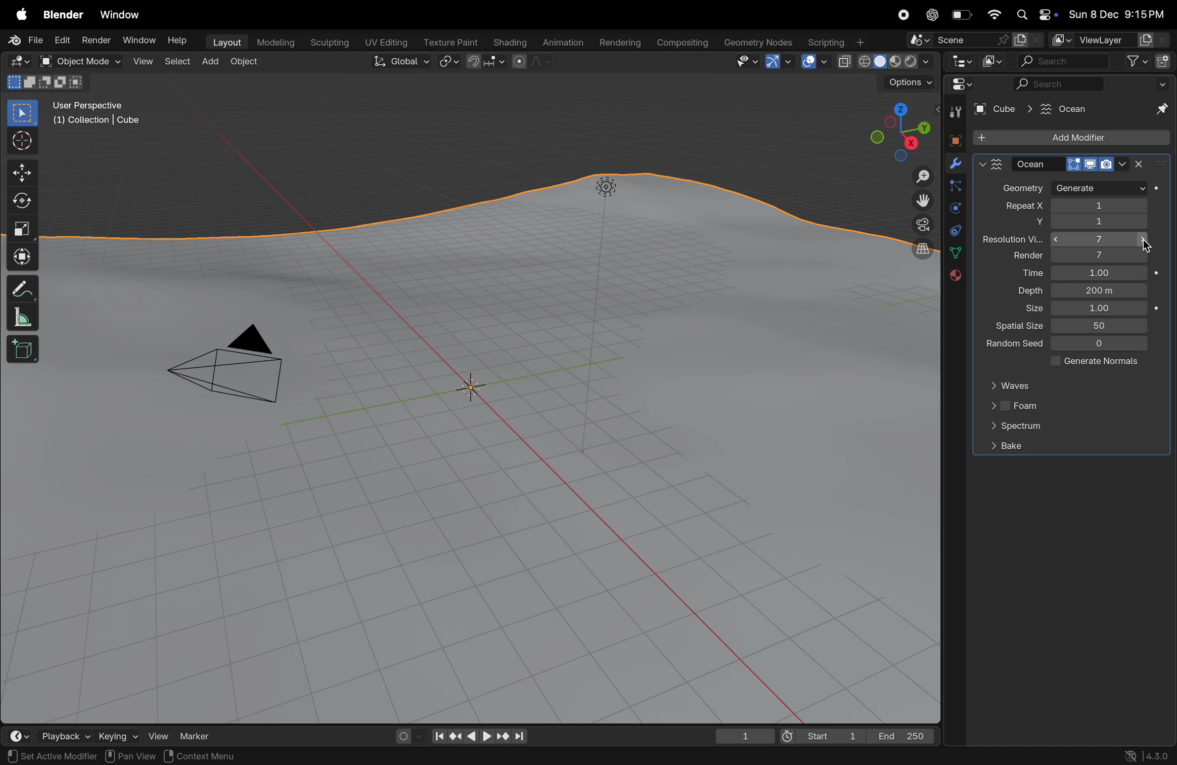  I want to click on battery, so click(962, 17).